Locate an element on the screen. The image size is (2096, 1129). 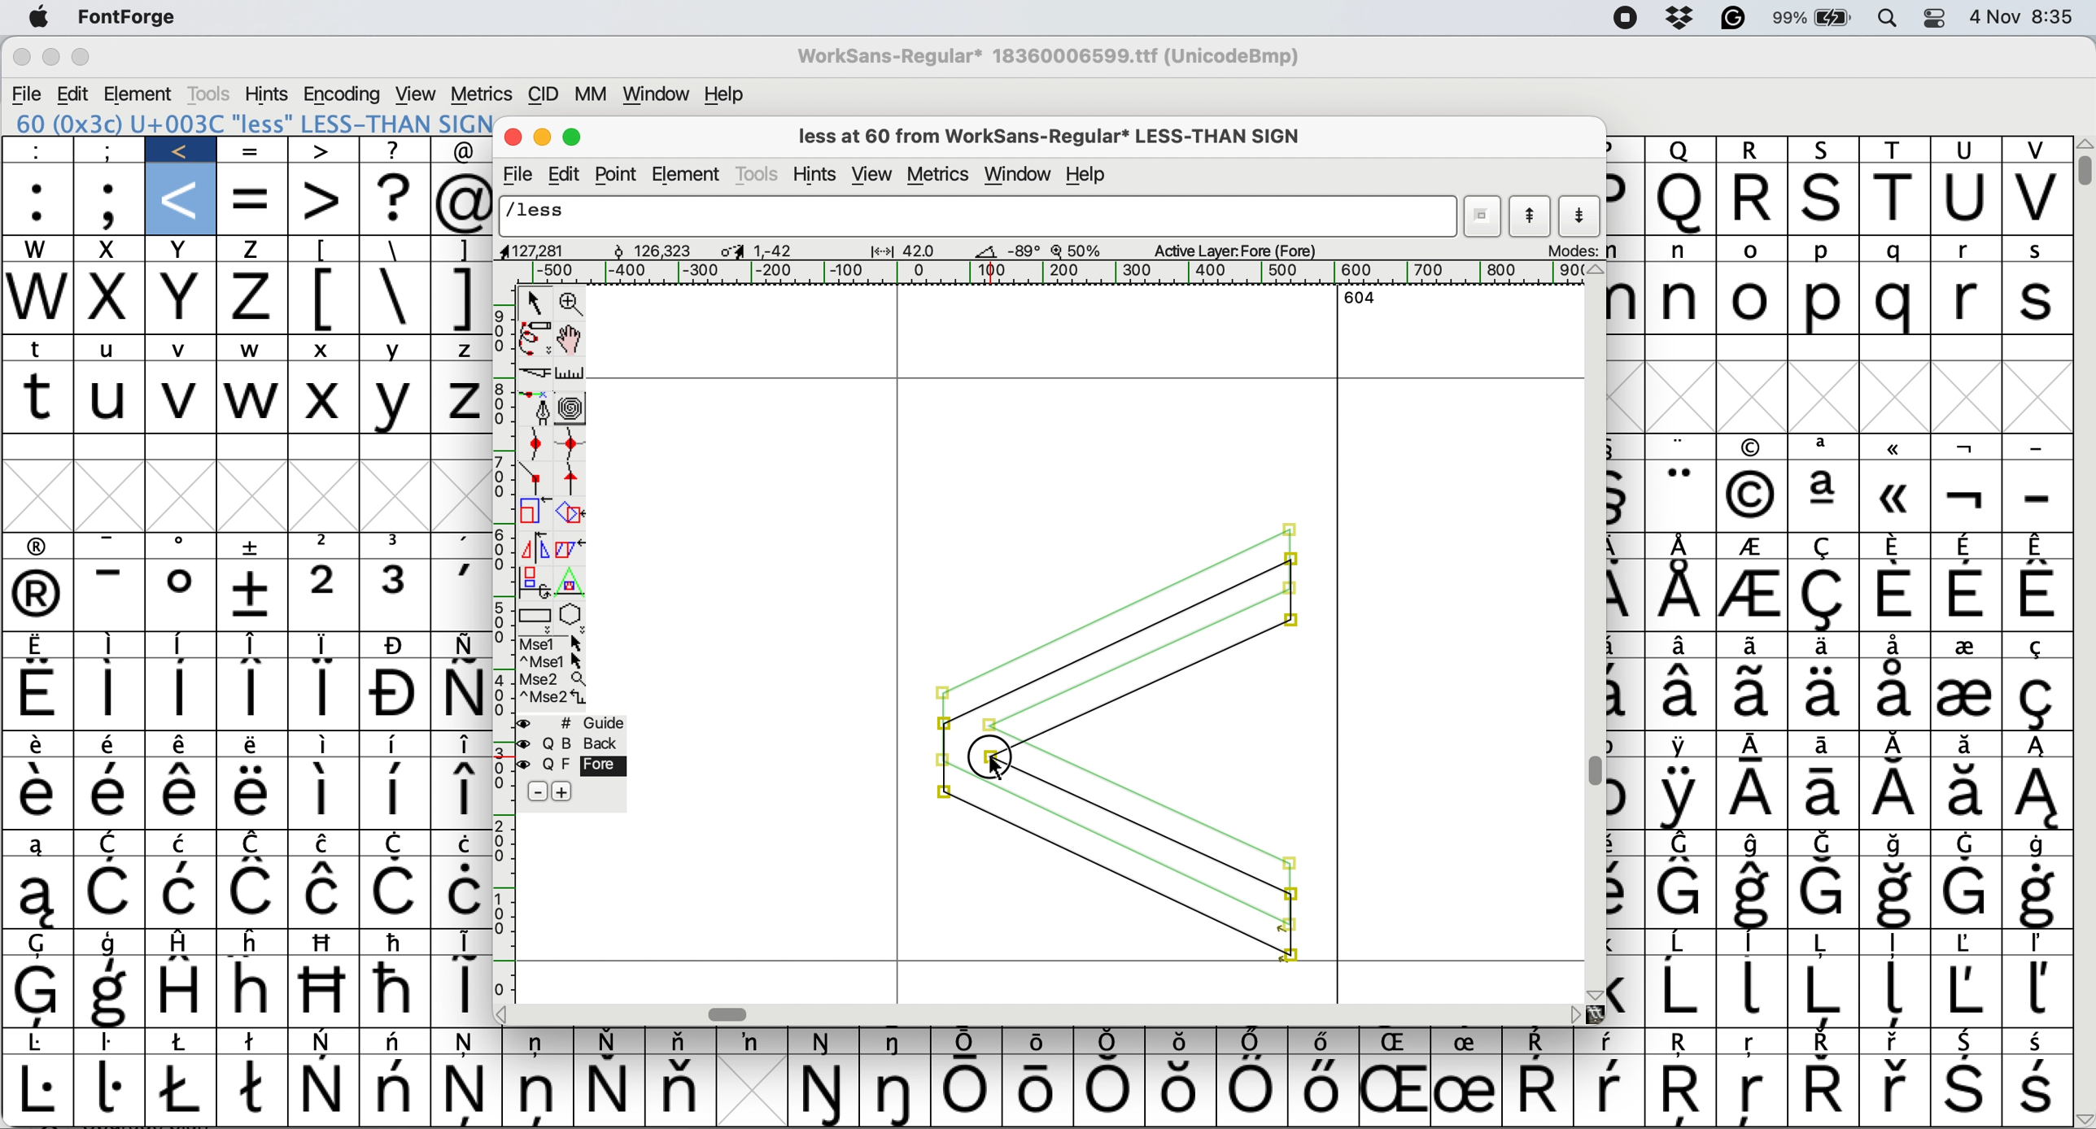
select is located at coordinates (533, 305).